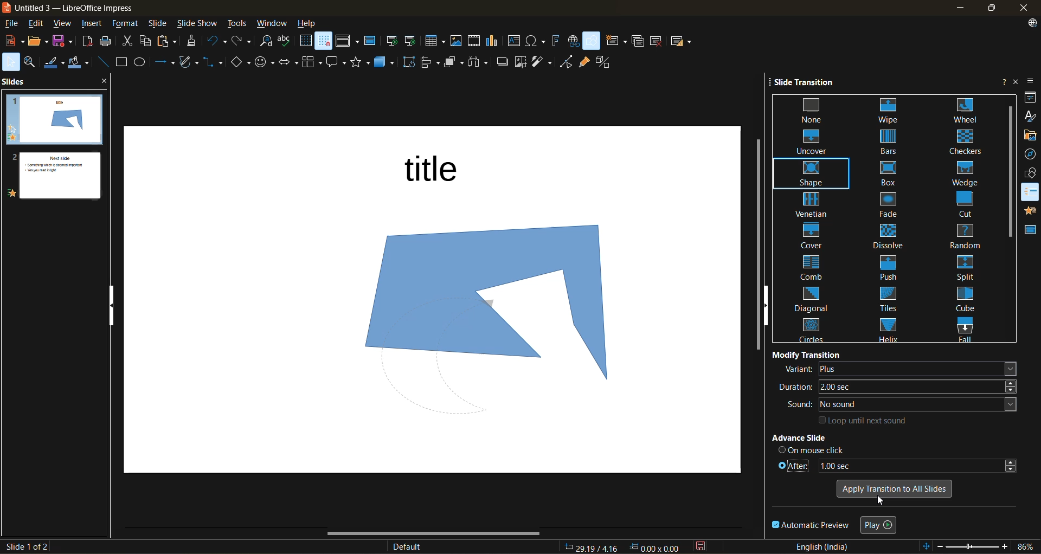 Image resolution: width=1041 pixels, height=554 pixels. What do you see at coordinates (387, 62) in the screenshot?
I see `3d objects` at bounding box center [387, 62].